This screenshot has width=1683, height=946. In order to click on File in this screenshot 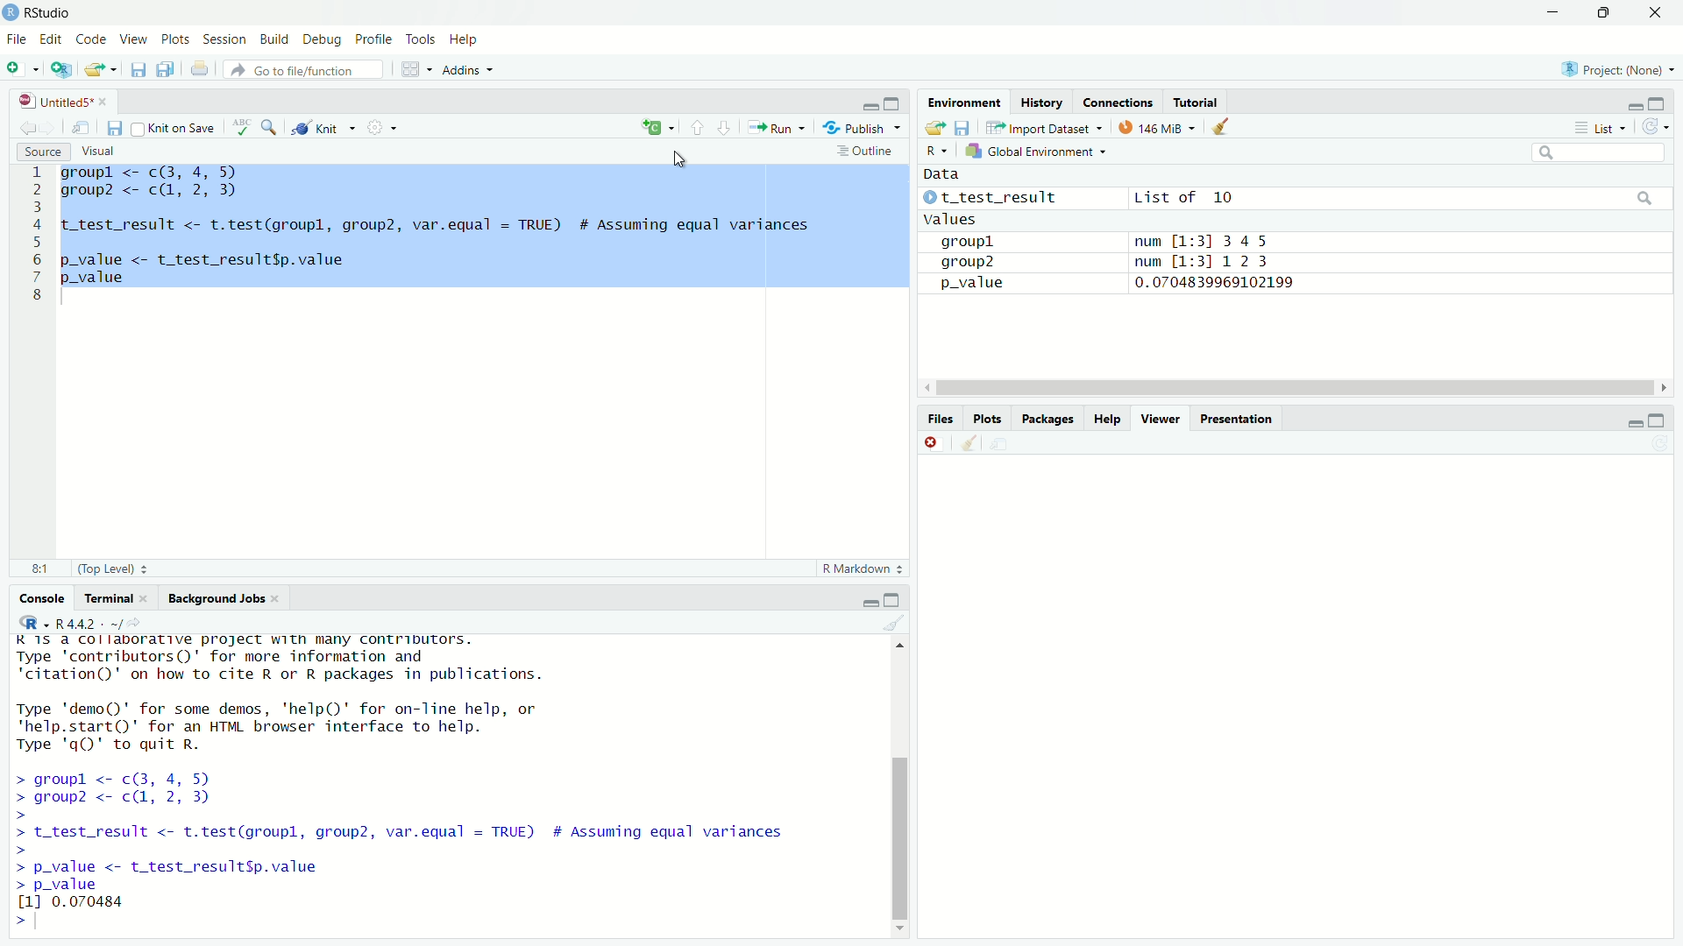, I will do `click(17, 39)`.